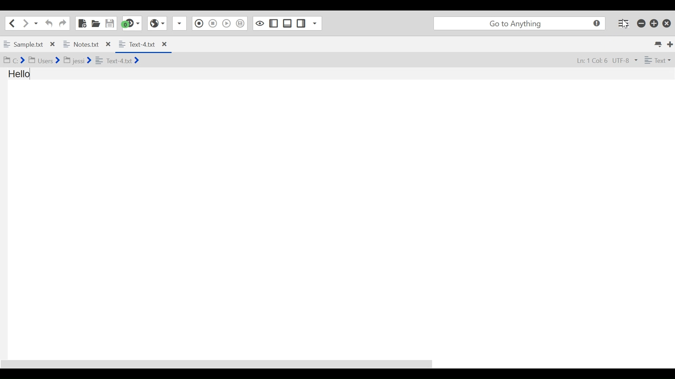 This screenshot has height=379, width=675. Describe the element at coordinates (63, 24) in the screenshot. I see `Redo last Action` at that location.